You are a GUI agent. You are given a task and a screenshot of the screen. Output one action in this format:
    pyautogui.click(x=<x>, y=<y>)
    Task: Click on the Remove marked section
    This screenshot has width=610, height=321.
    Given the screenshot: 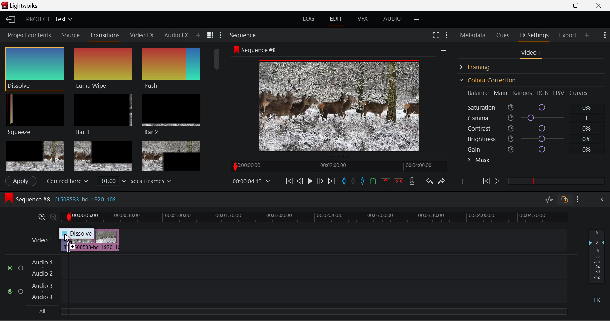 What is the action you would take?
    pyautogui.click(x=385, y=181)
    